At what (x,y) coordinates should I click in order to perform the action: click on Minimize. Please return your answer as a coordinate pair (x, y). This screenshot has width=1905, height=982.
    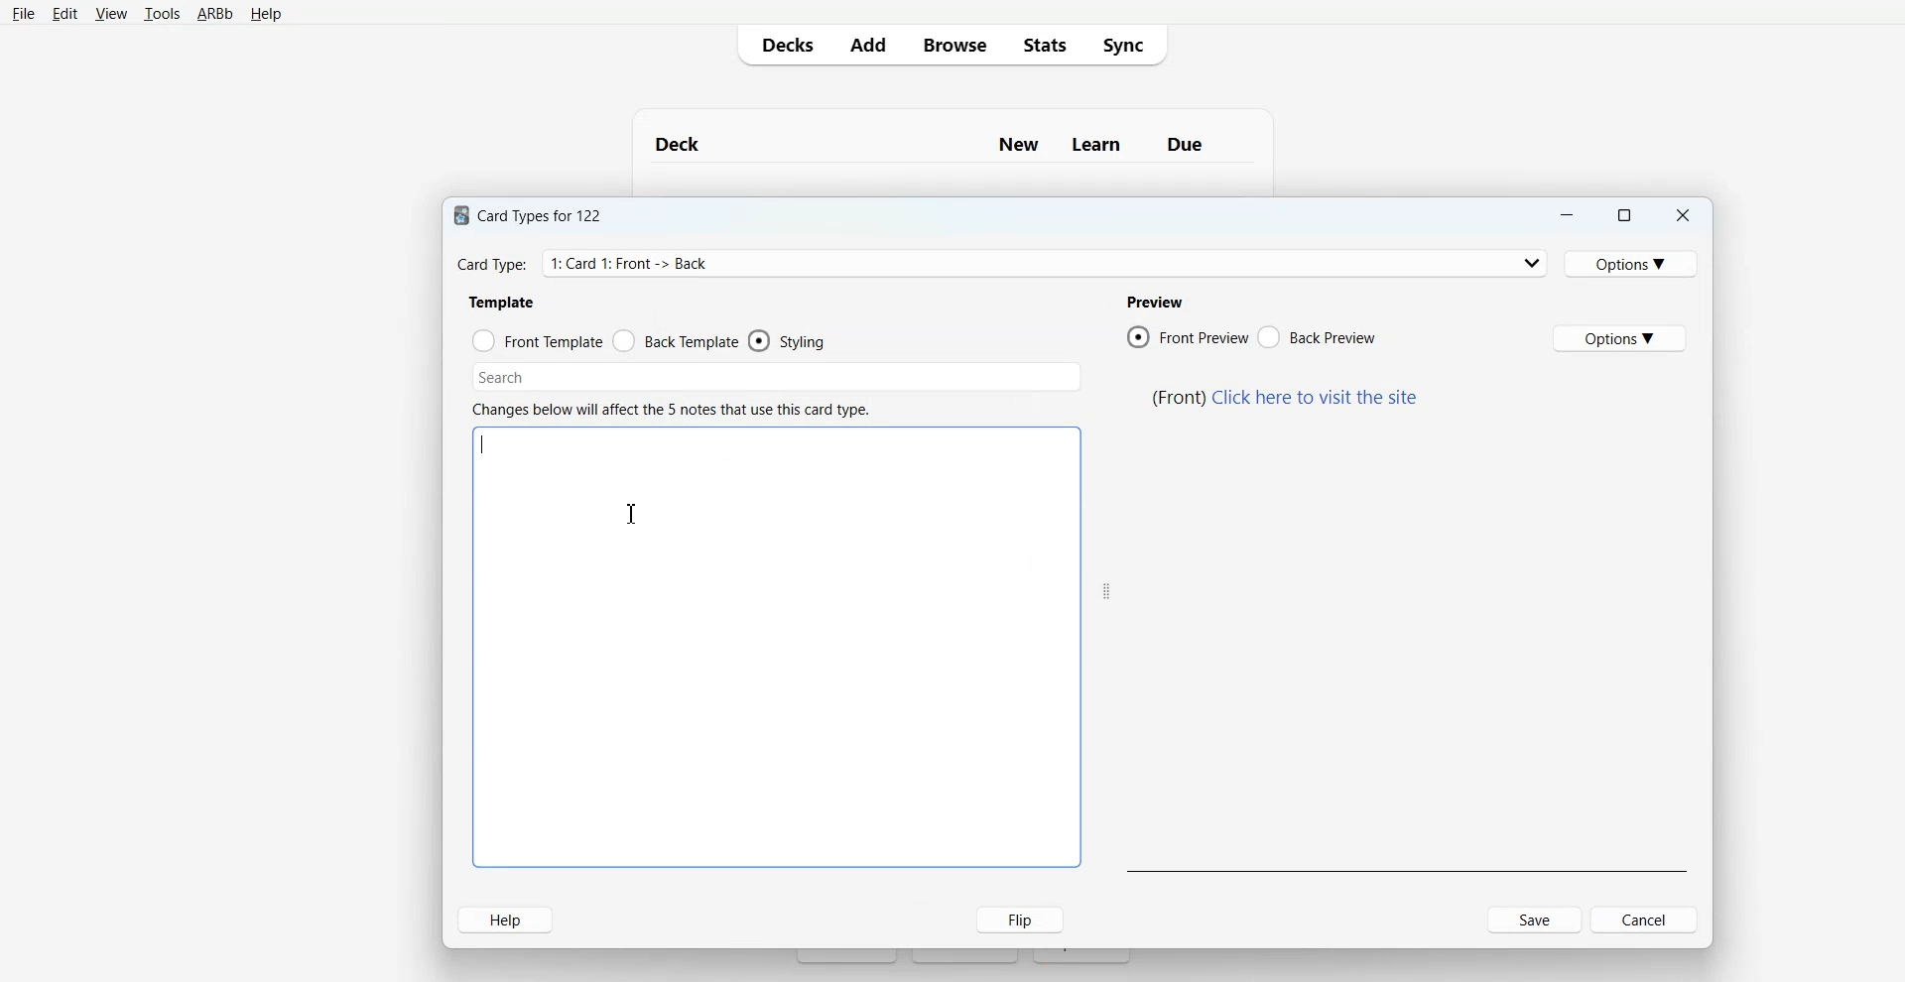
    Looking at the image, I should click on (1567, 213).